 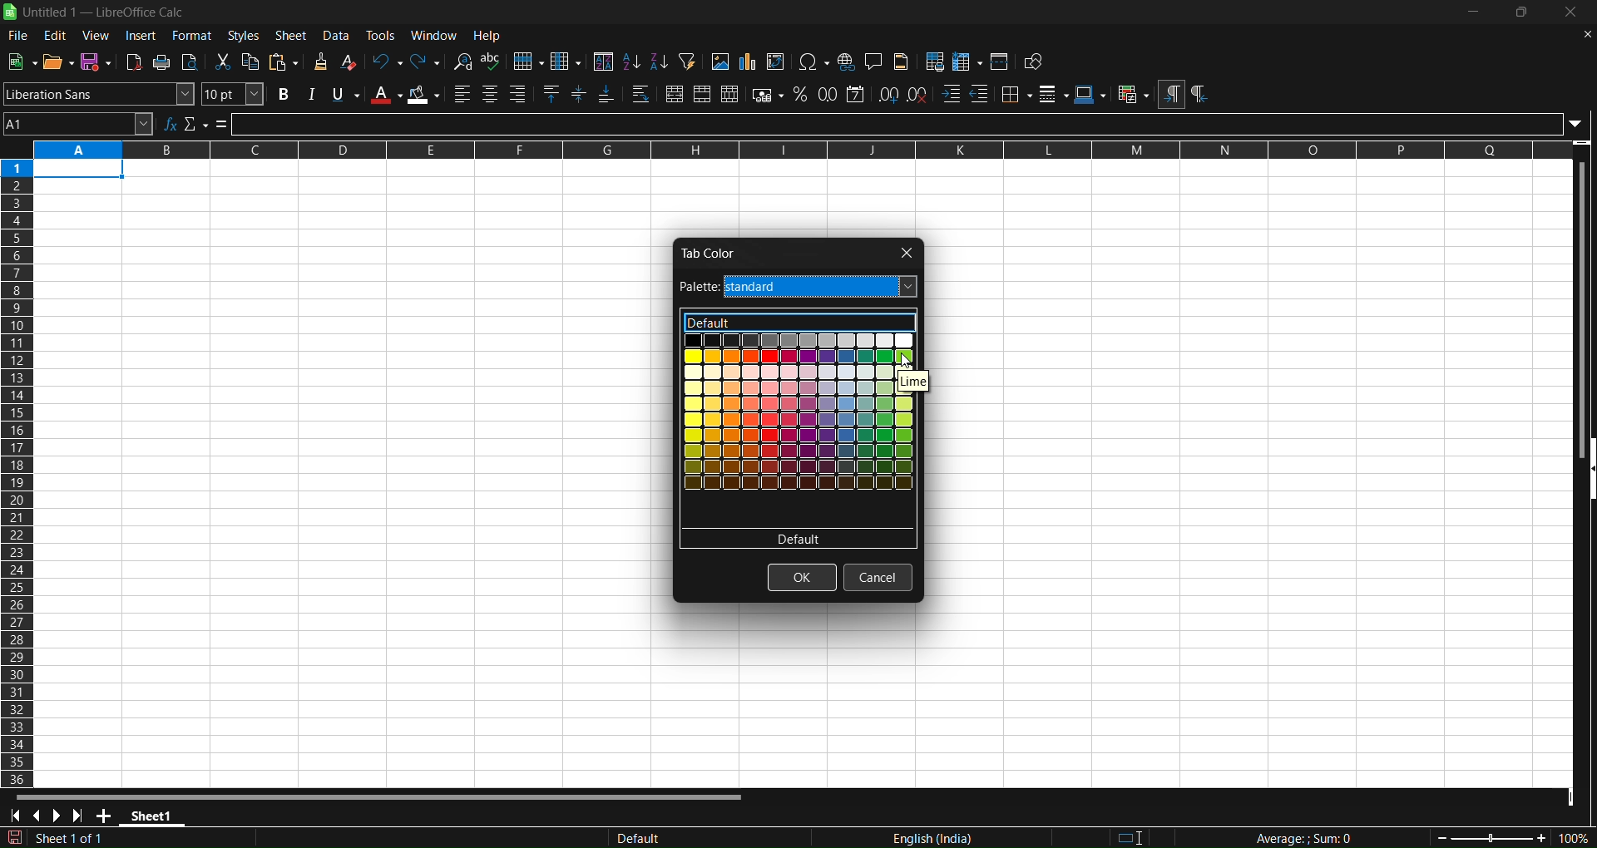 What do you see at coordinates (719, 62) in the screenshot?
I see `insert image` at bounding box center [719, 62].